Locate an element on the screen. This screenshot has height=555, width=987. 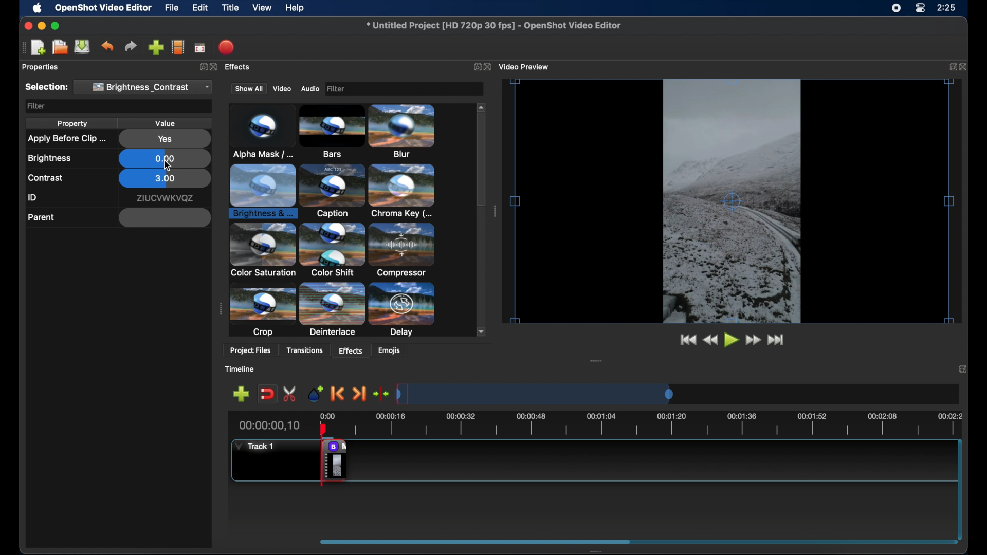
selection: is located at coordinates (46, 87).